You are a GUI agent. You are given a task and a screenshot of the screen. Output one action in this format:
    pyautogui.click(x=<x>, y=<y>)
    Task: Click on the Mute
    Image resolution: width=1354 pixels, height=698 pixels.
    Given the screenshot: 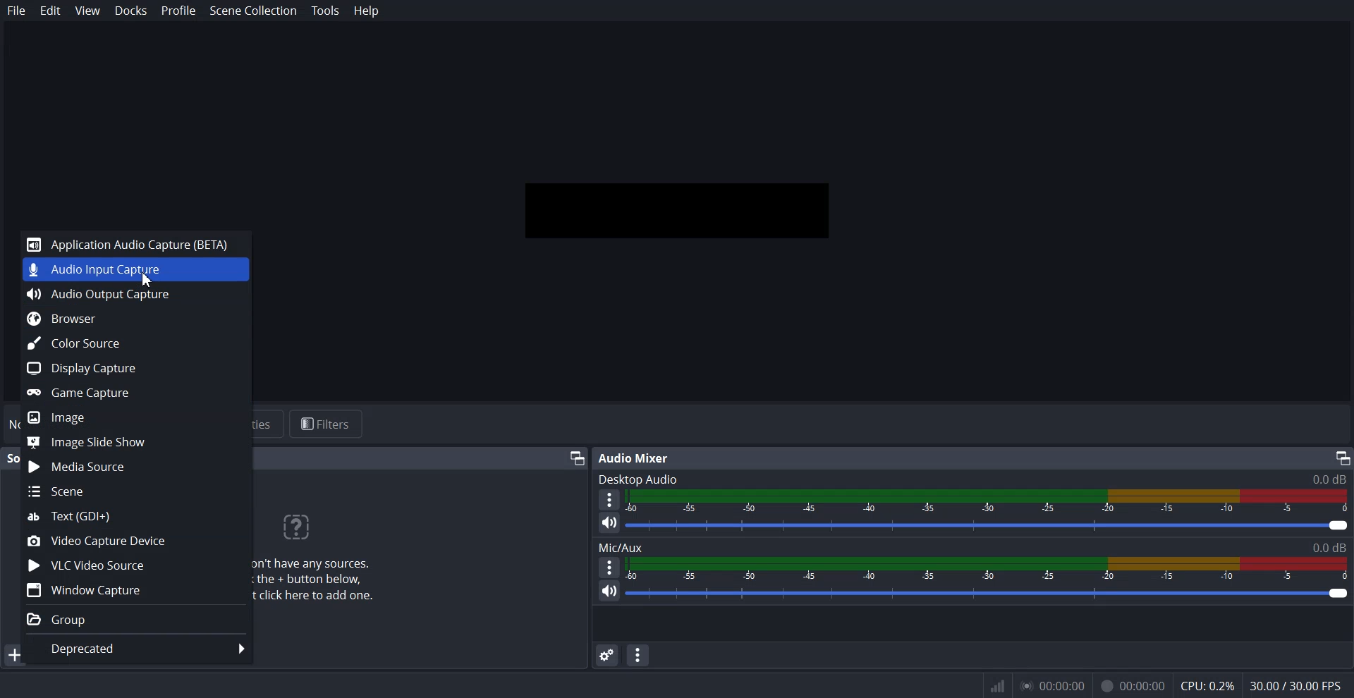 What is the action you would take?
    pyautogui.click(x=610, y=591)
    